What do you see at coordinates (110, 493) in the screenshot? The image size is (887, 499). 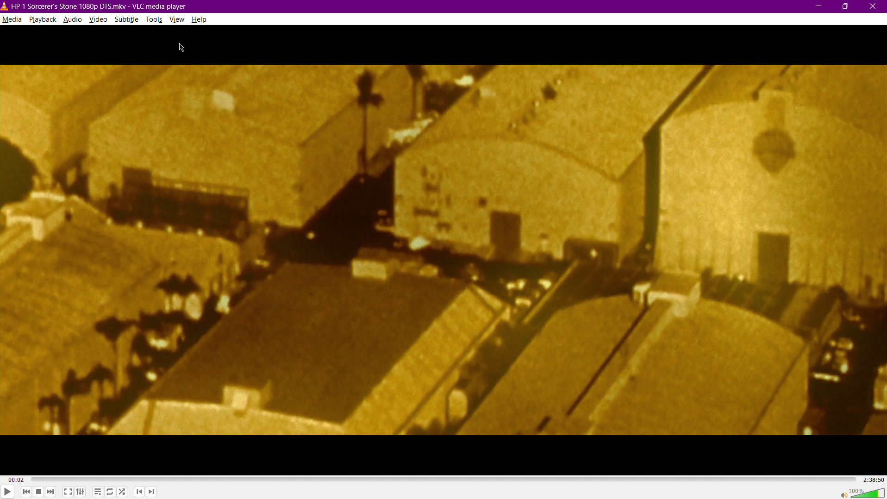 I see `Toggle Loop` at bounding box center [110, 493].